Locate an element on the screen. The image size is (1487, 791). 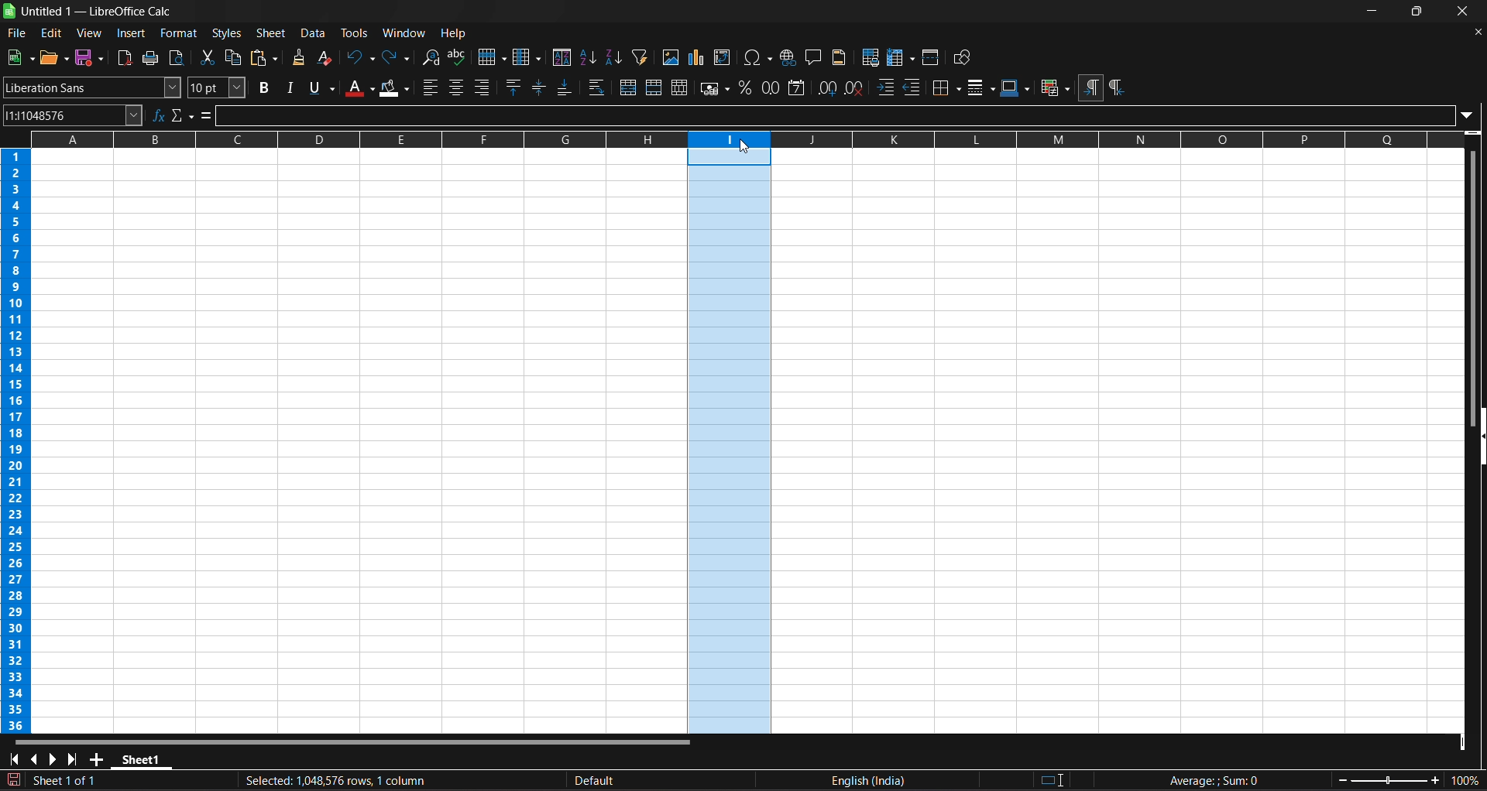
format as number is located at coordinates (771, 87).